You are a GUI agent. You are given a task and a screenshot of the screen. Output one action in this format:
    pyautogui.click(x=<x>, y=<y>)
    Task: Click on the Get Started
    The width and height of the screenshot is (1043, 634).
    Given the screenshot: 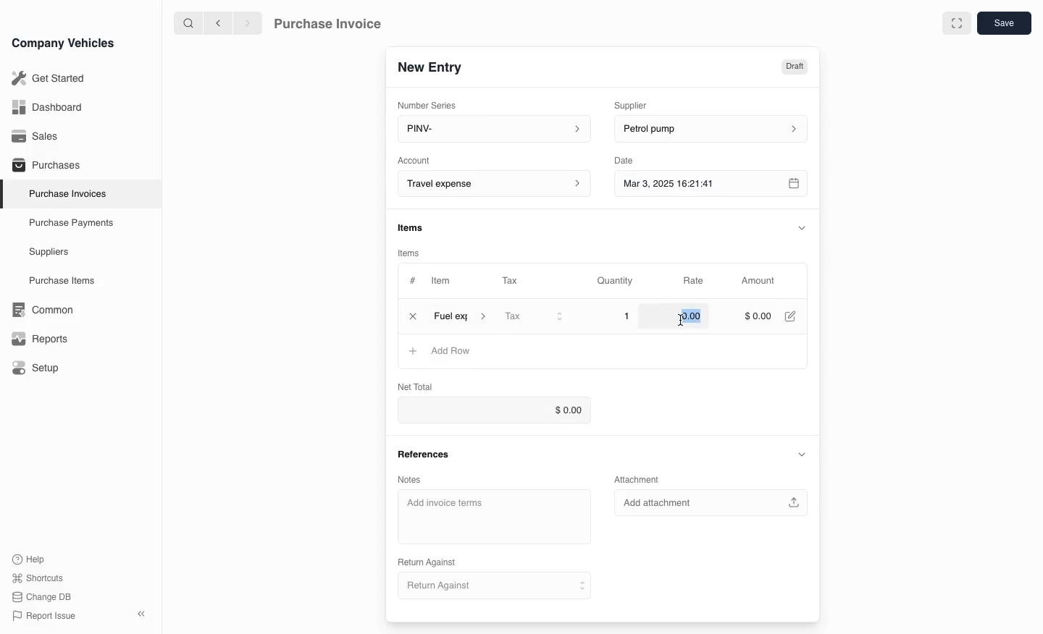 What is the action you would take?
    pyautogui.click(x=46, y=78)
    